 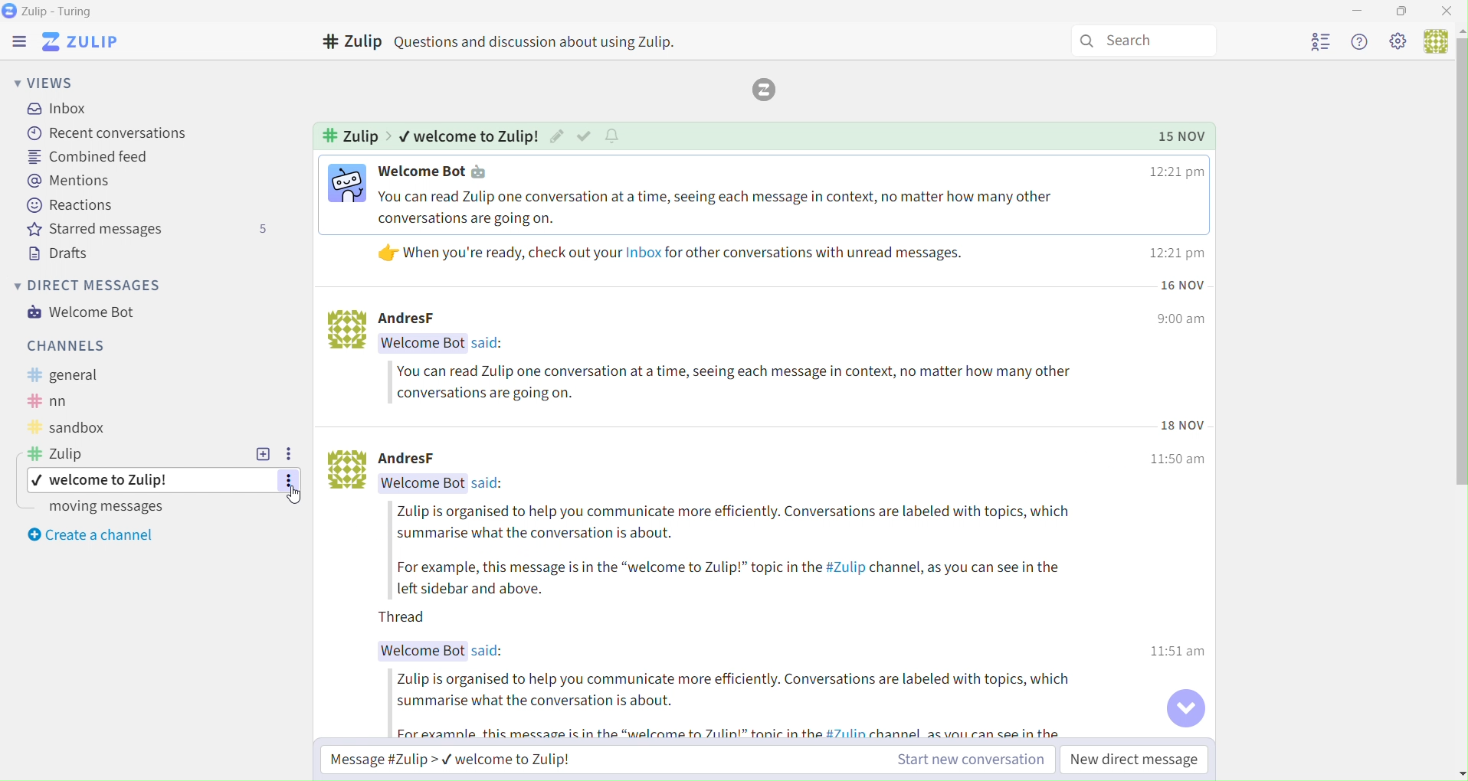 I want to click on Time, so click(x=1176, y=172).